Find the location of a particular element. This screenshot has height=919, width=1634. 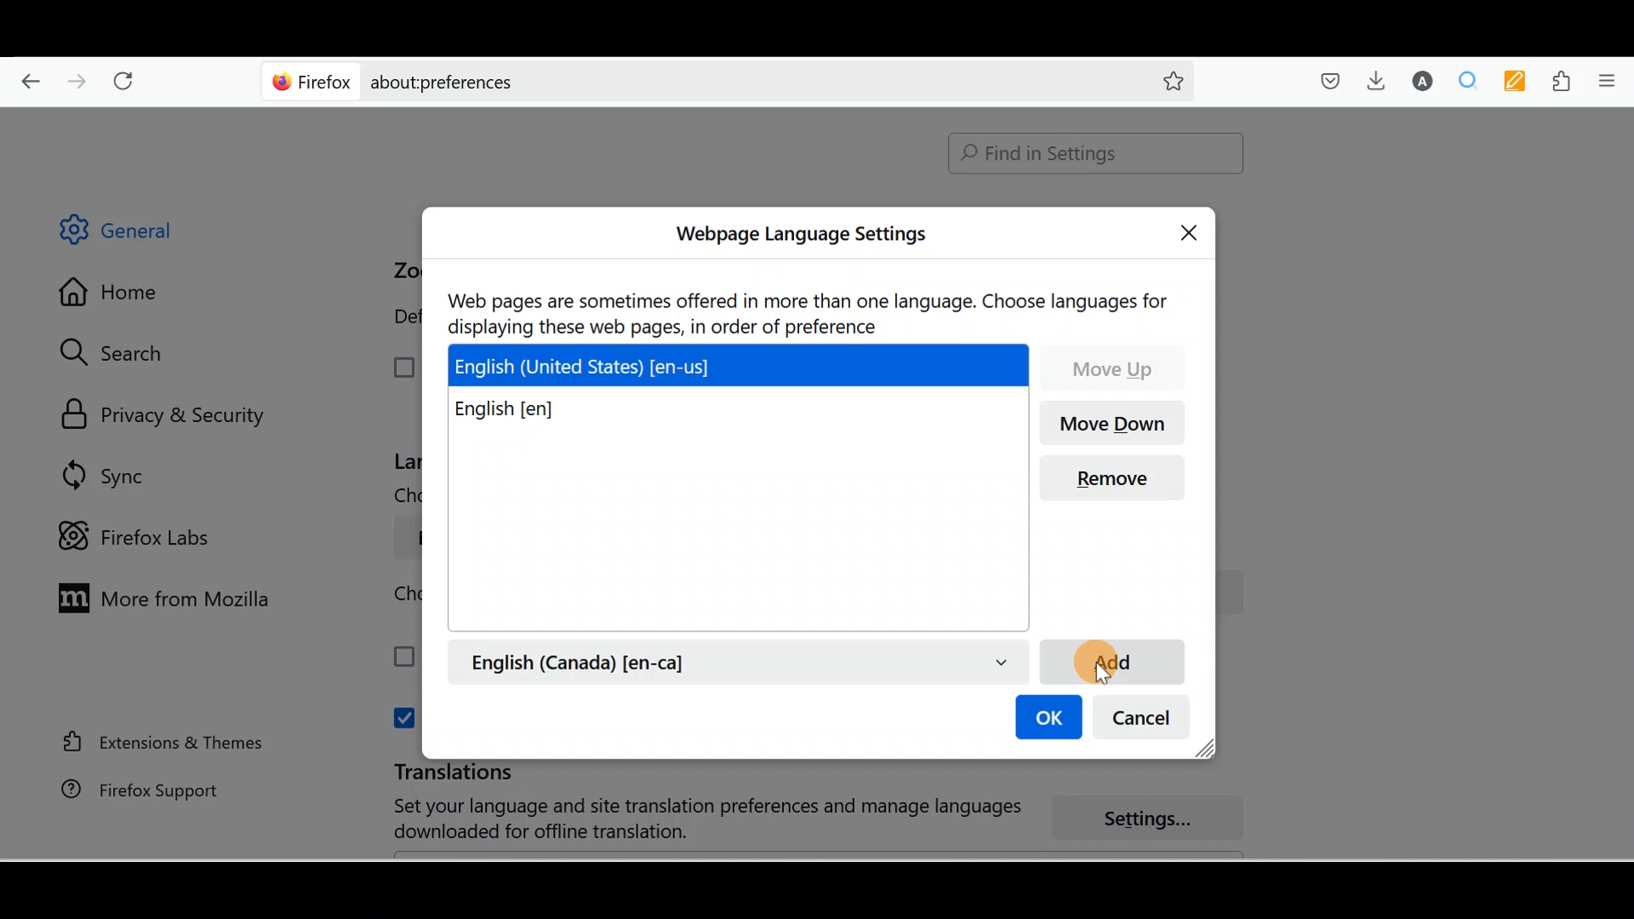

Firefox support is located at coordinates (129, 790).